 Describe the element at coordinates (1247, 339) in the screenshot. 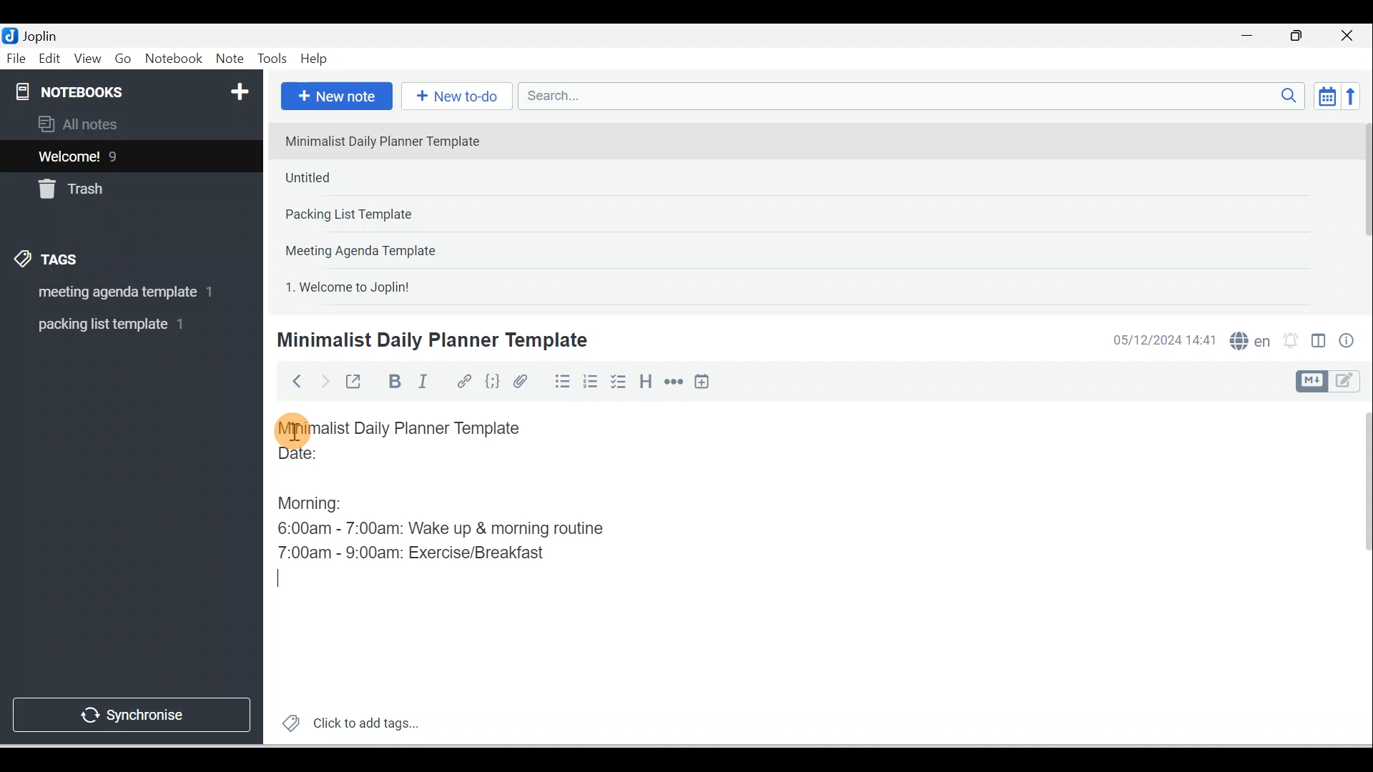

I see `Spelling` at that location.